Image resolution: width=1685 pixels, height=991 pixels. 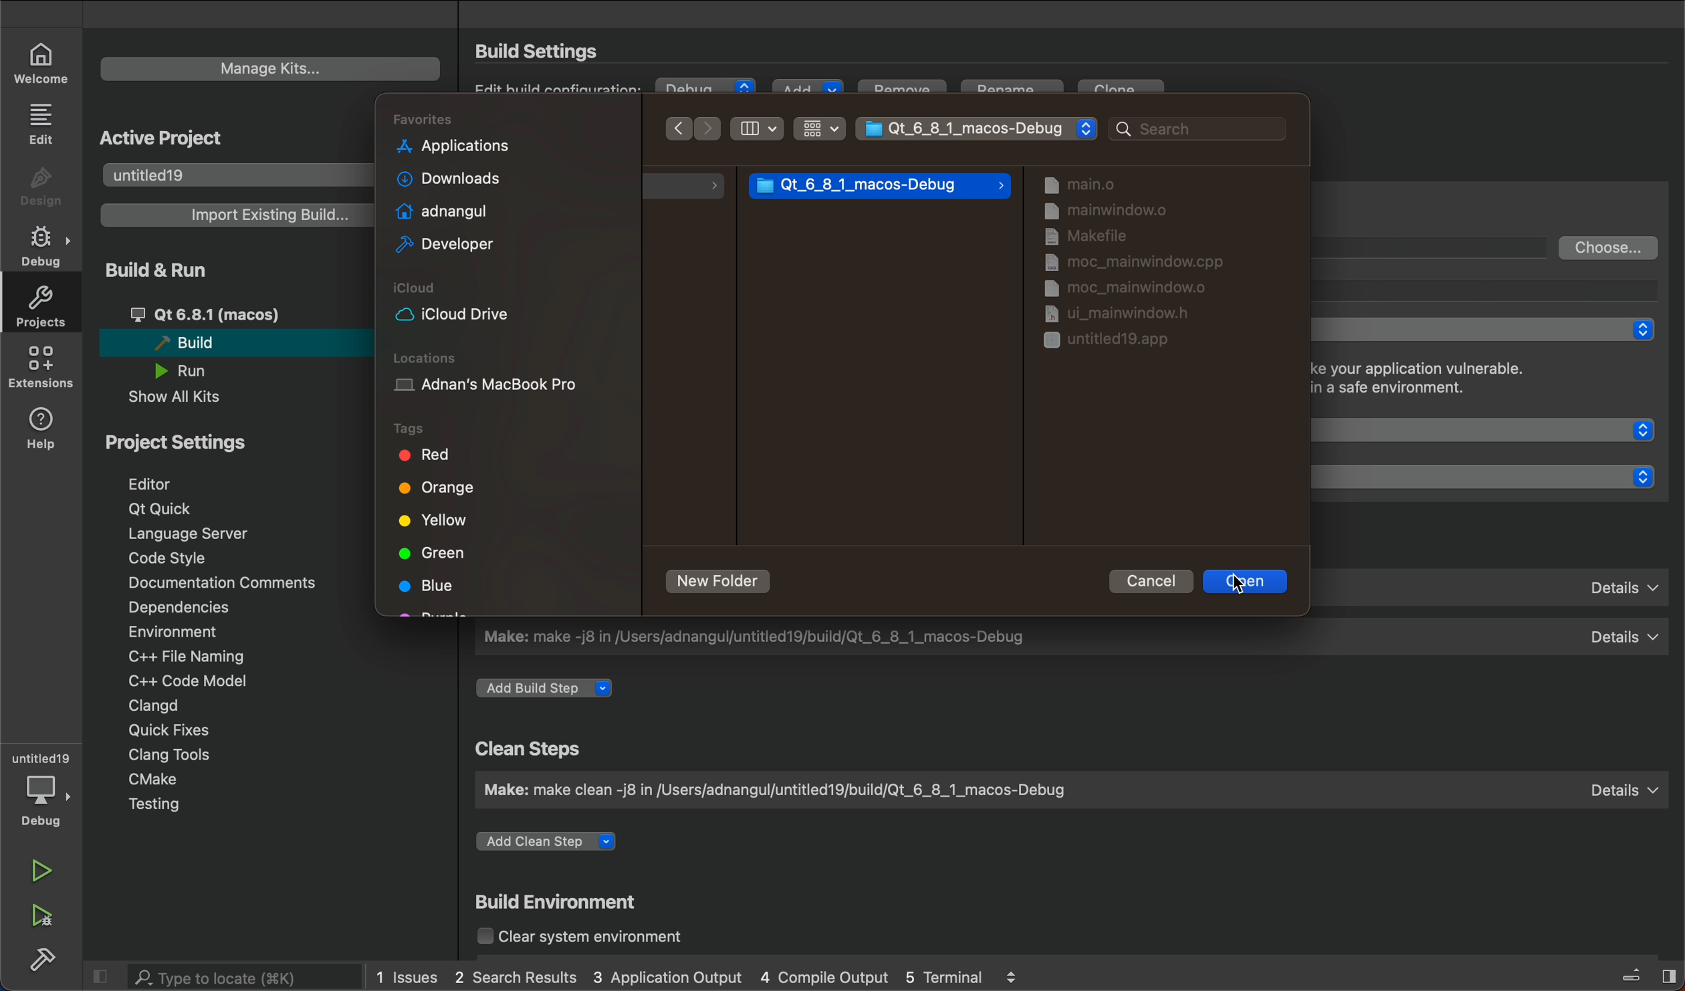 What do you see at coordinates (721, 582) in the screenshot?
I see `new folder` at bounding box center [721, 582].